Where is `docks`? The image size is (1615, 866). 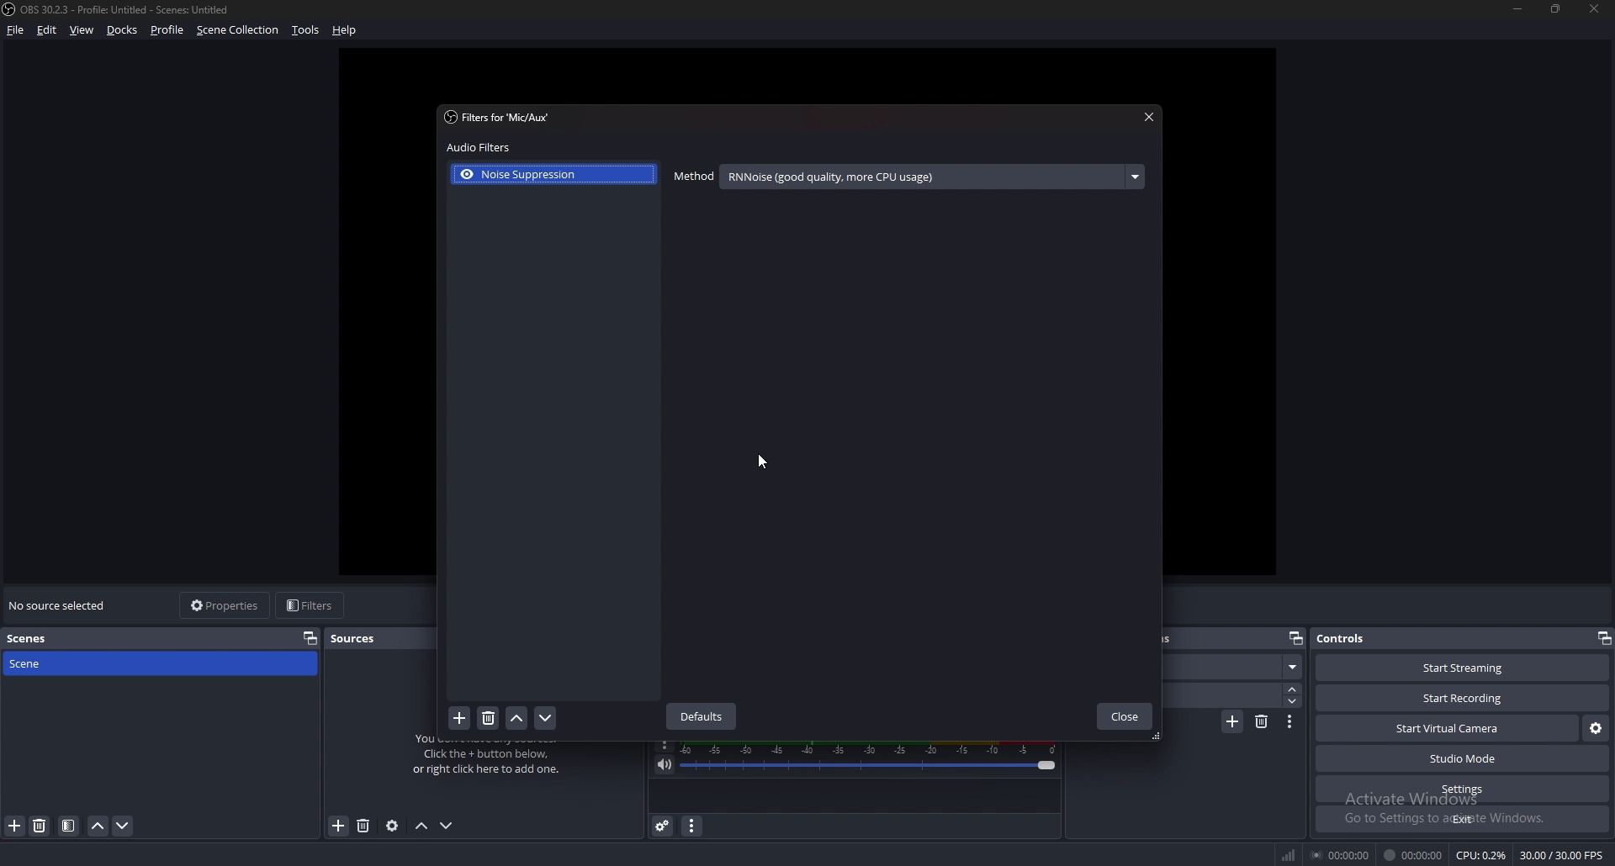
docks is located at coordinates (122, 30).